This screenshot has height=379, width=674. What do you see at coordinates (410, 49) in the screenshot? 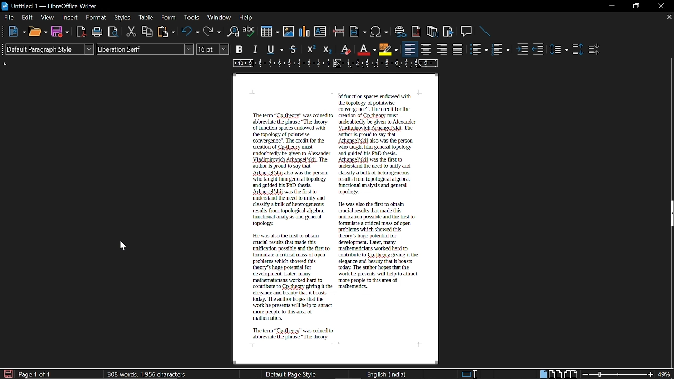
I see `Align left` at bounding box center [410, 49].